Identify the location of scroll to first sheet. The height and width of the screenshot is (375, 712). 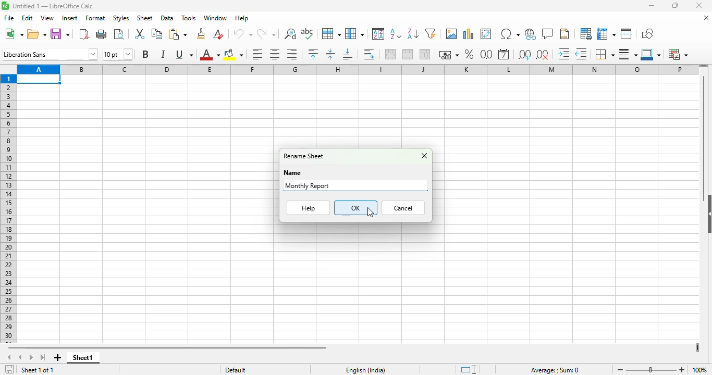
(9, 357).